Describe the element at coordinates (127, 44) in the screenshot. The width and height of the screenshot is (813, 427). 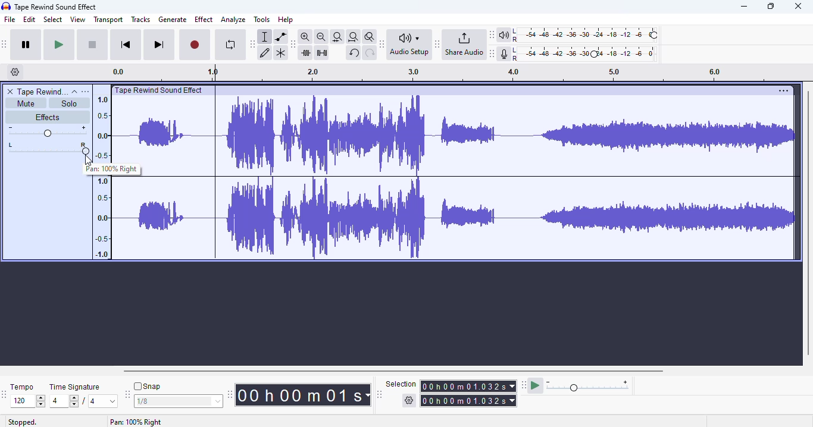
I see `skip to start` at that location.